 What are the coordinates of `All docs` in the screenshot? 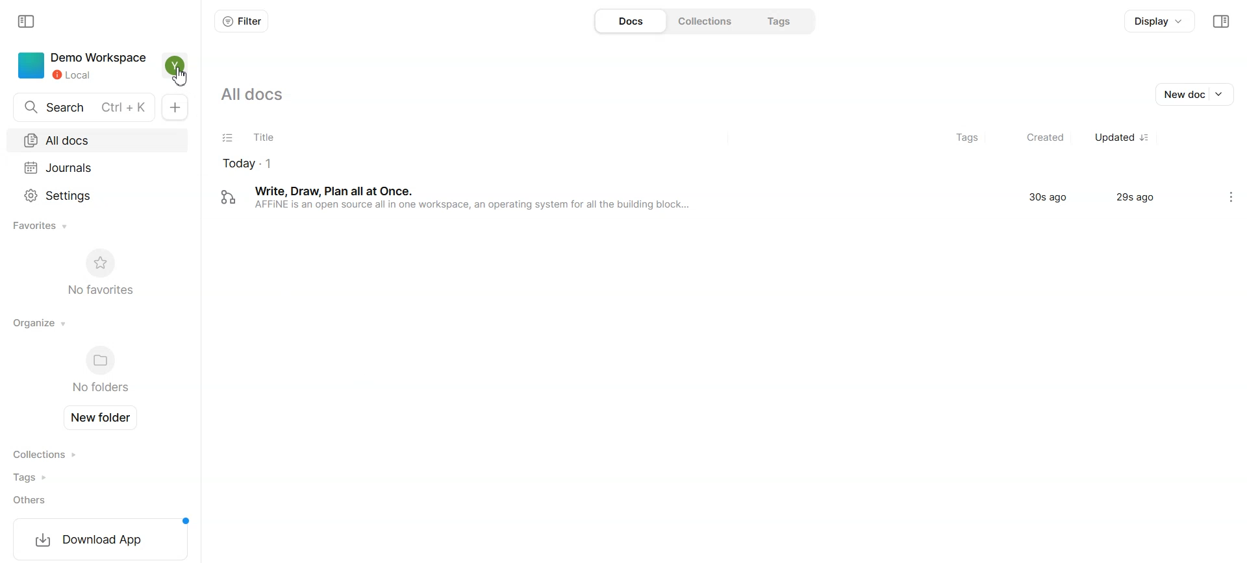 It's located at (101, 139).